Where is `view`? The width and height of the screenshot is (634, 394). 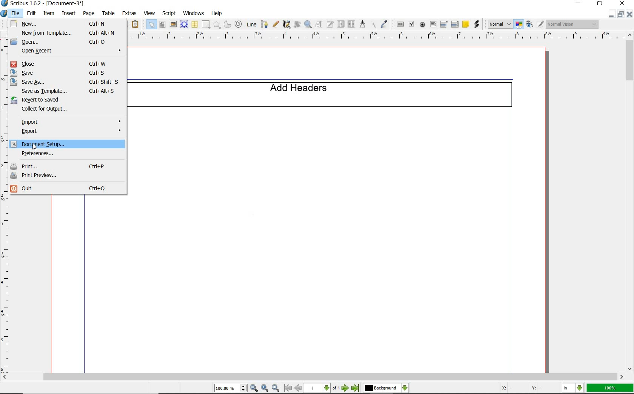 view is located at coordinates (149, 14).